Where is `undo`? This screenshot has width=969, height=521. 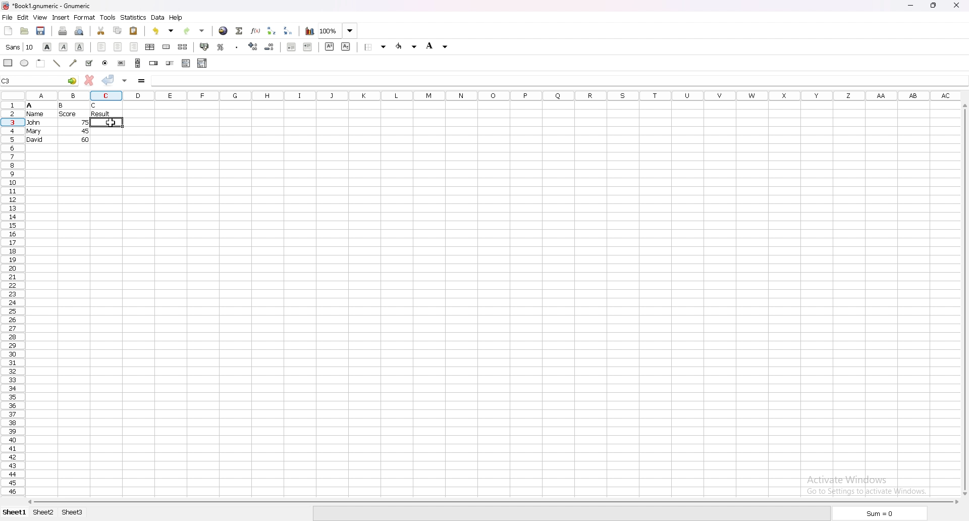
undo is located at coordinates (162, 32).